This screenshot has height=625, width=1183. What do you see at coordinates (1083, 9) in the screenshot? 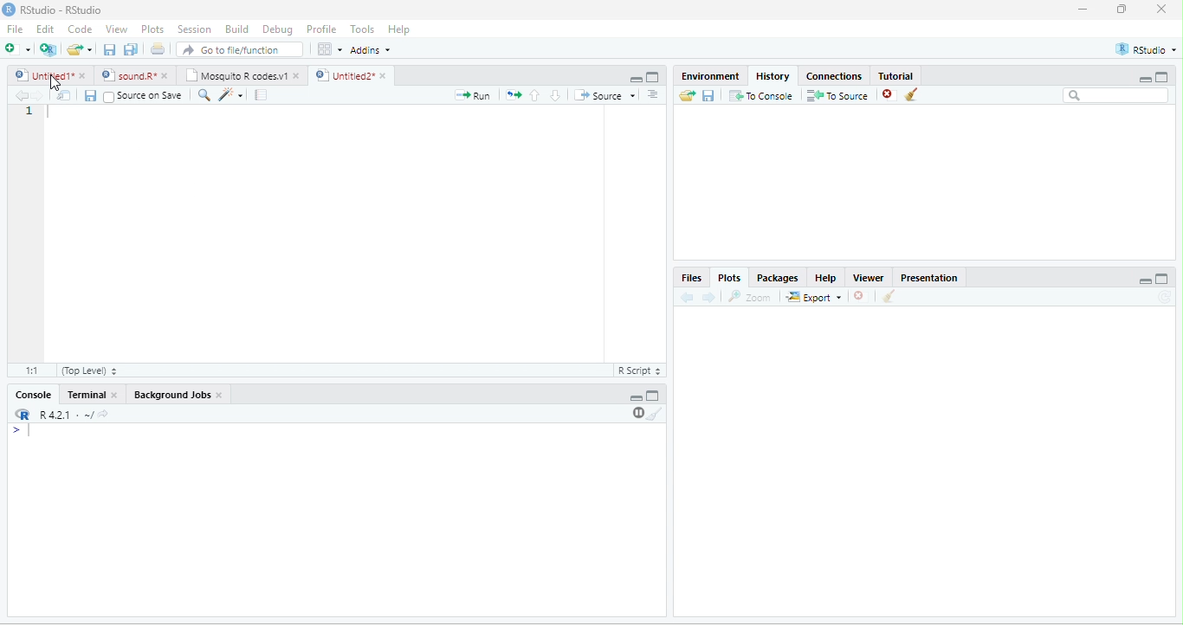
I see `minimize` at bounding box center [1083, 9].